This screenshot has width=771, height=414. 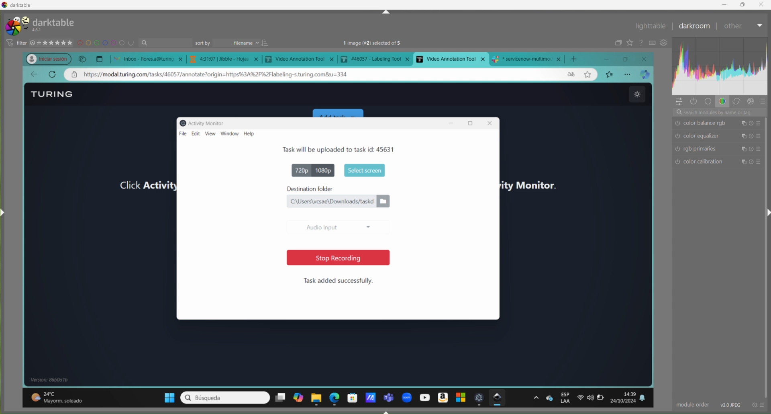 What do you see at coordinates (339, 281) in the screenshot?
I see `Task added successfully` at bounding box center [339, 281].